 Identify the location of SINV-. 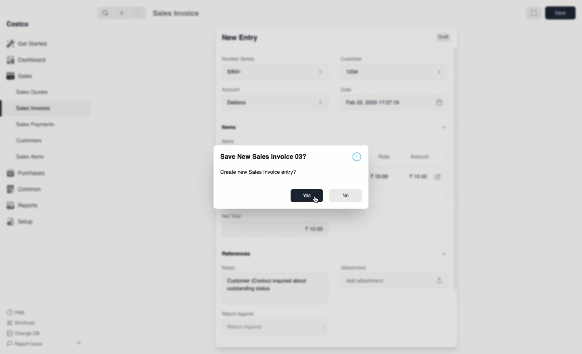
(276, 72).